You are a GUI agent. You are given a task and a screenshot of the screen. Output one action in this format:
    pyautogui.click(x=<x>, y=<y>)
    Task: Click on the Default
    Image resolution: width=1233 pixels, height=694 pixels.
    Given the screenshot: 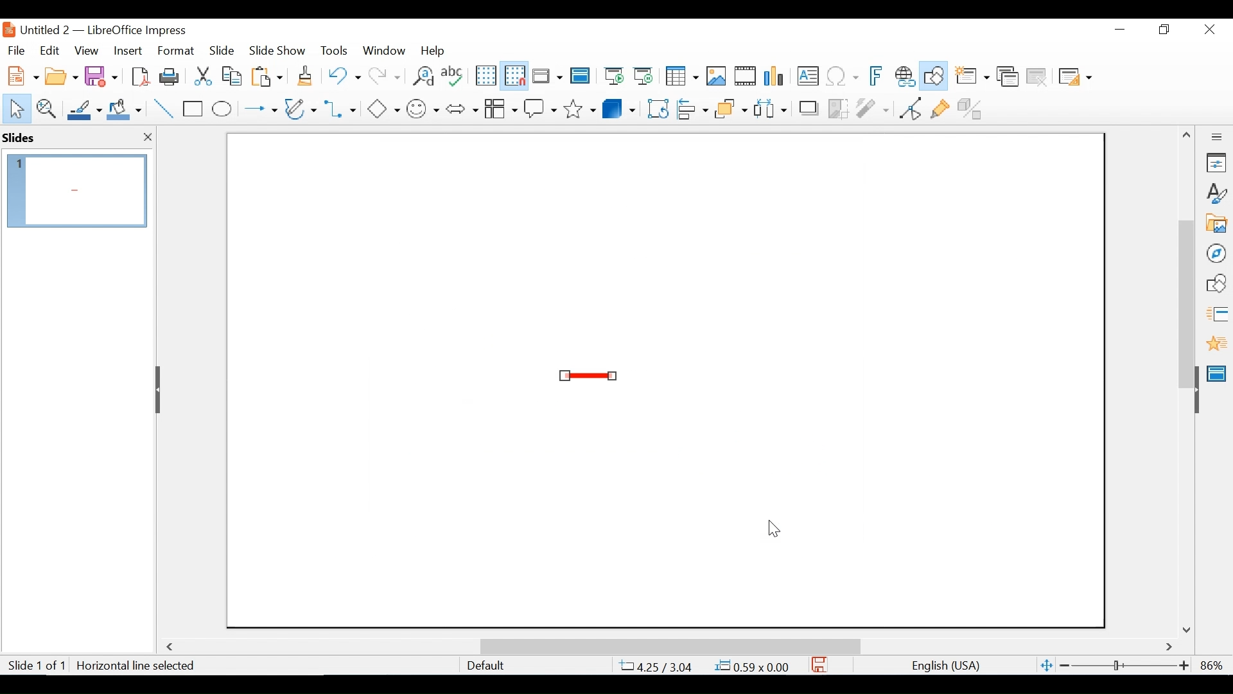 What is the action you would take?
    pyautogui.click(x=485, y=666)
    